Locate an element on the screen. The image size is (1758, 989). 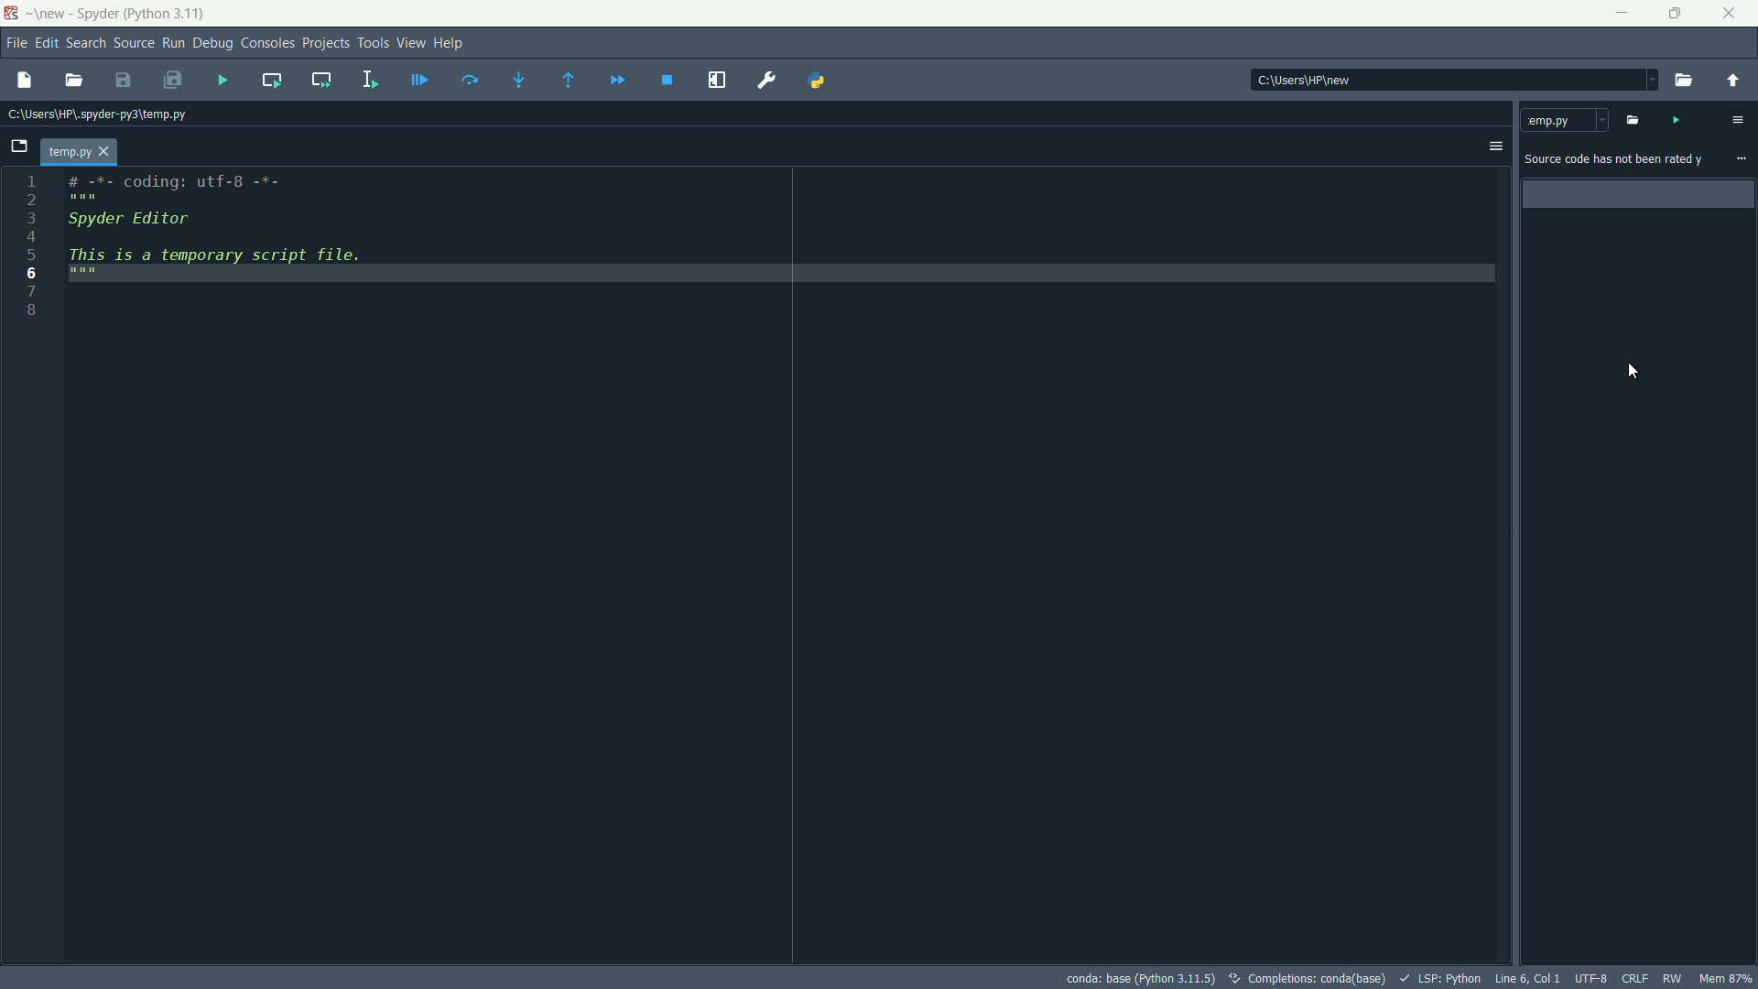
run current line is located at coordinates (472, 81).